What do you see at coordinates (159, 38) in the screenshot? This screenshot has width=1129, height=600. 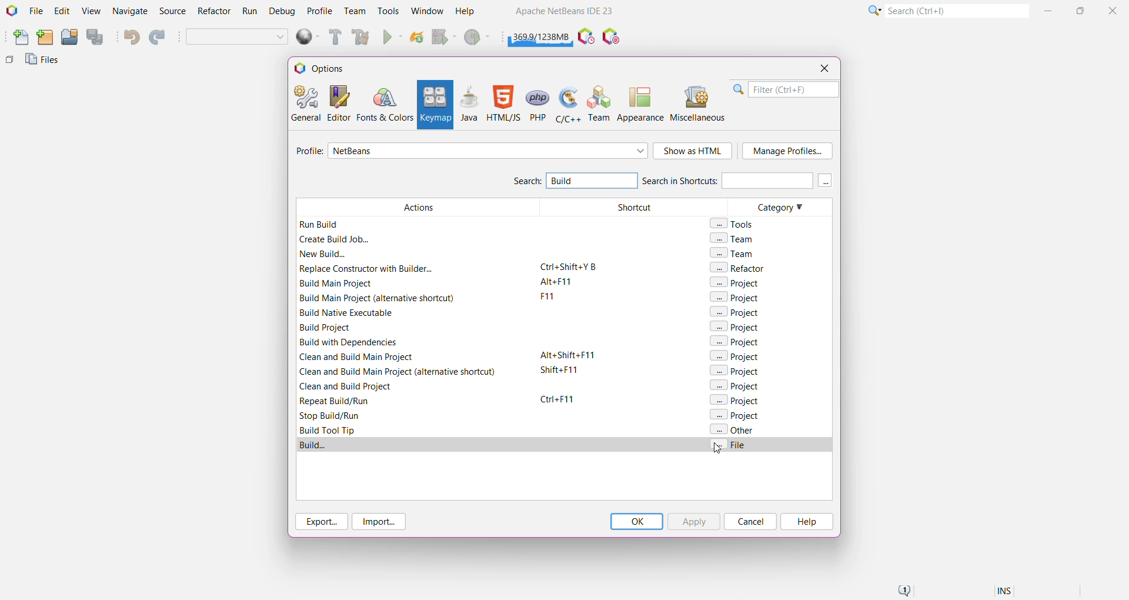 I see `Redo` at bounding box center [159, 38].